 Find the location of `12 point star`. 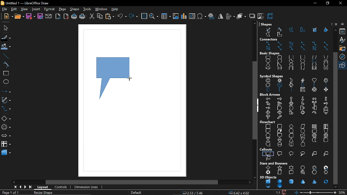

12 point star is located at coordinates (315, 167).